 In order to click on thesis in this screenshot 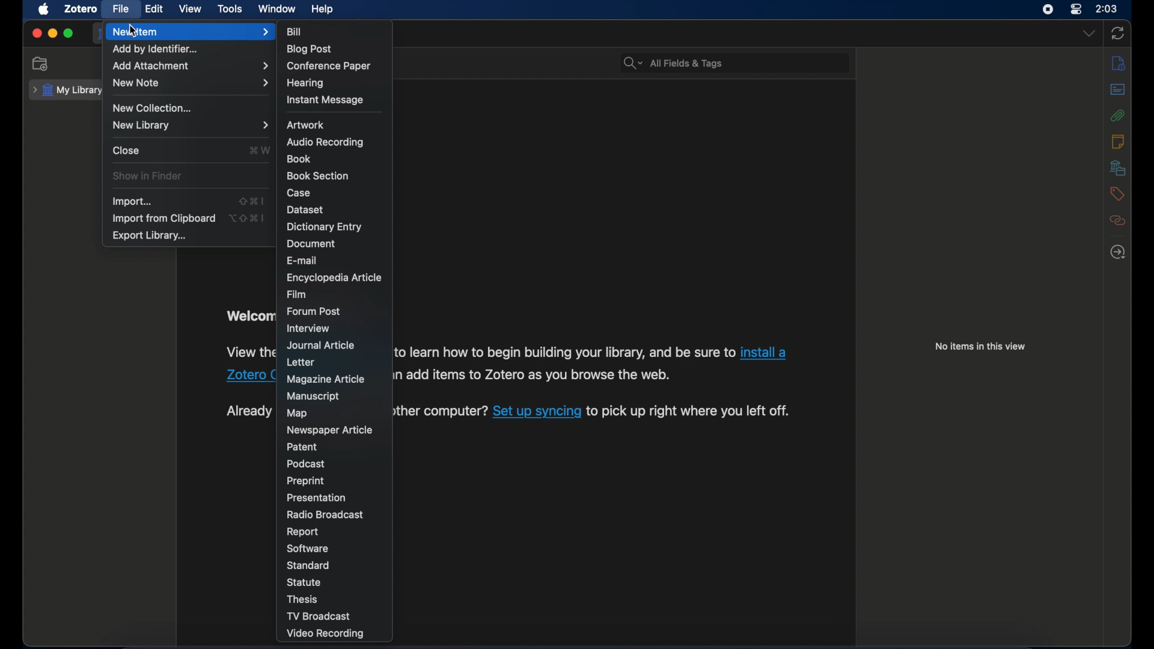, I will do `click(301, 599)`.